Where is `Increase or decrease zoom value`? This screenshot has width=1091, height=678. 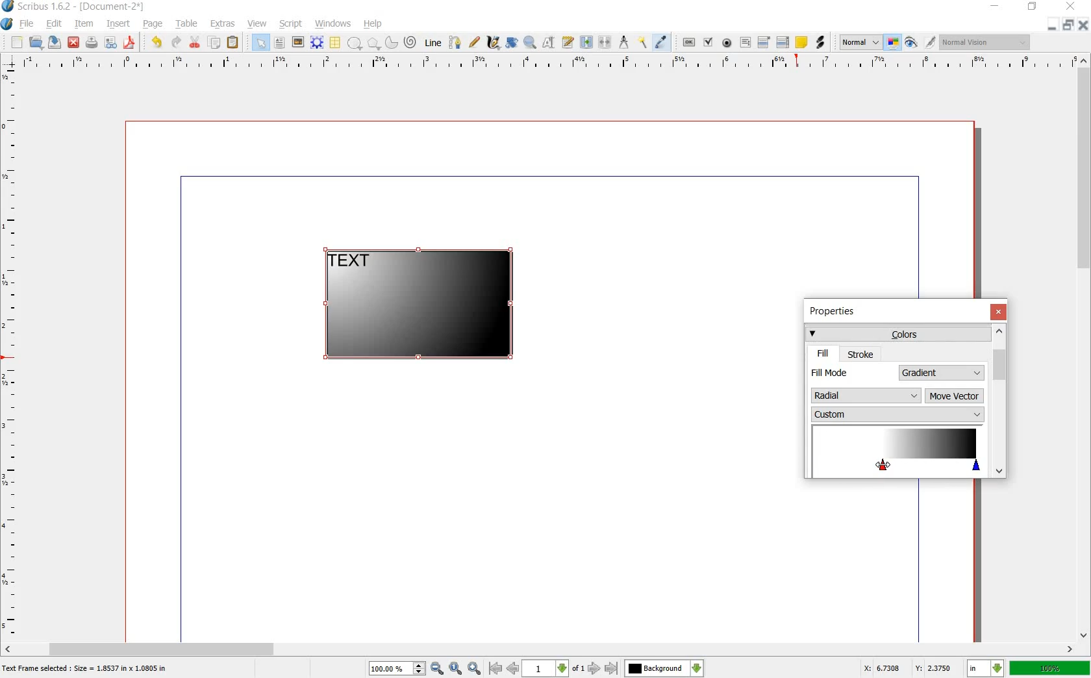
Increase or decrease zoom value is located at coordinates (420, 669).